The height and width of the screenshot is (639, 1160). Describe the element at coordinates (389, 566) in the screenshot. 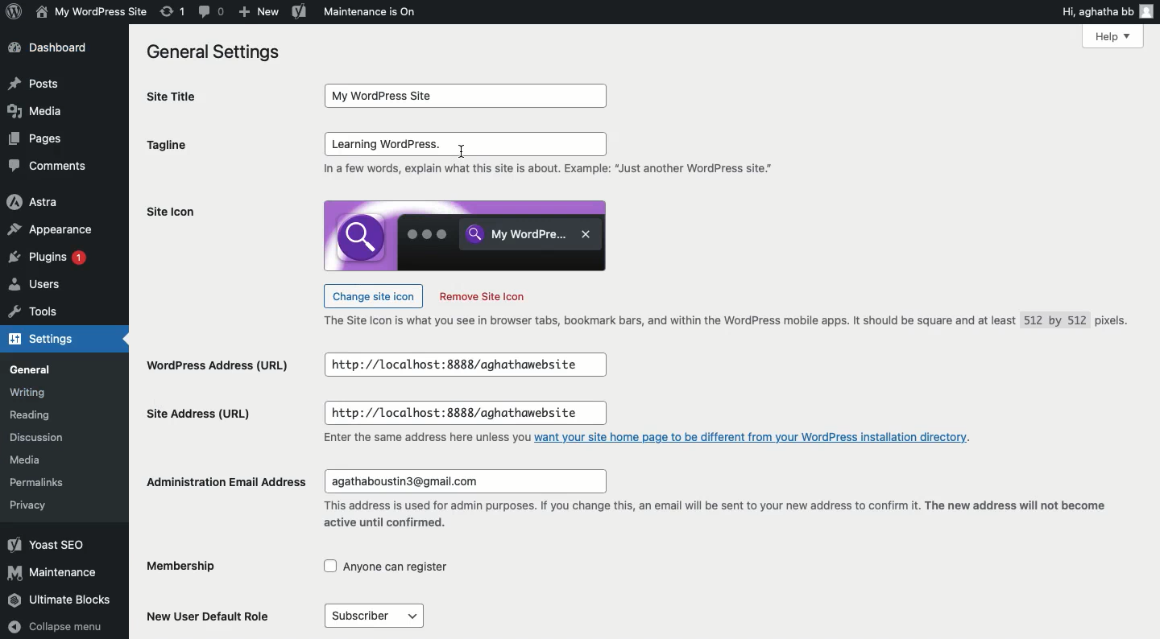

I see `checkbox` at that location.